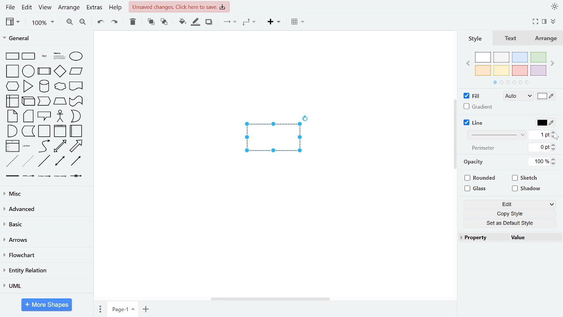  I want to click on next, so click(552, 64).